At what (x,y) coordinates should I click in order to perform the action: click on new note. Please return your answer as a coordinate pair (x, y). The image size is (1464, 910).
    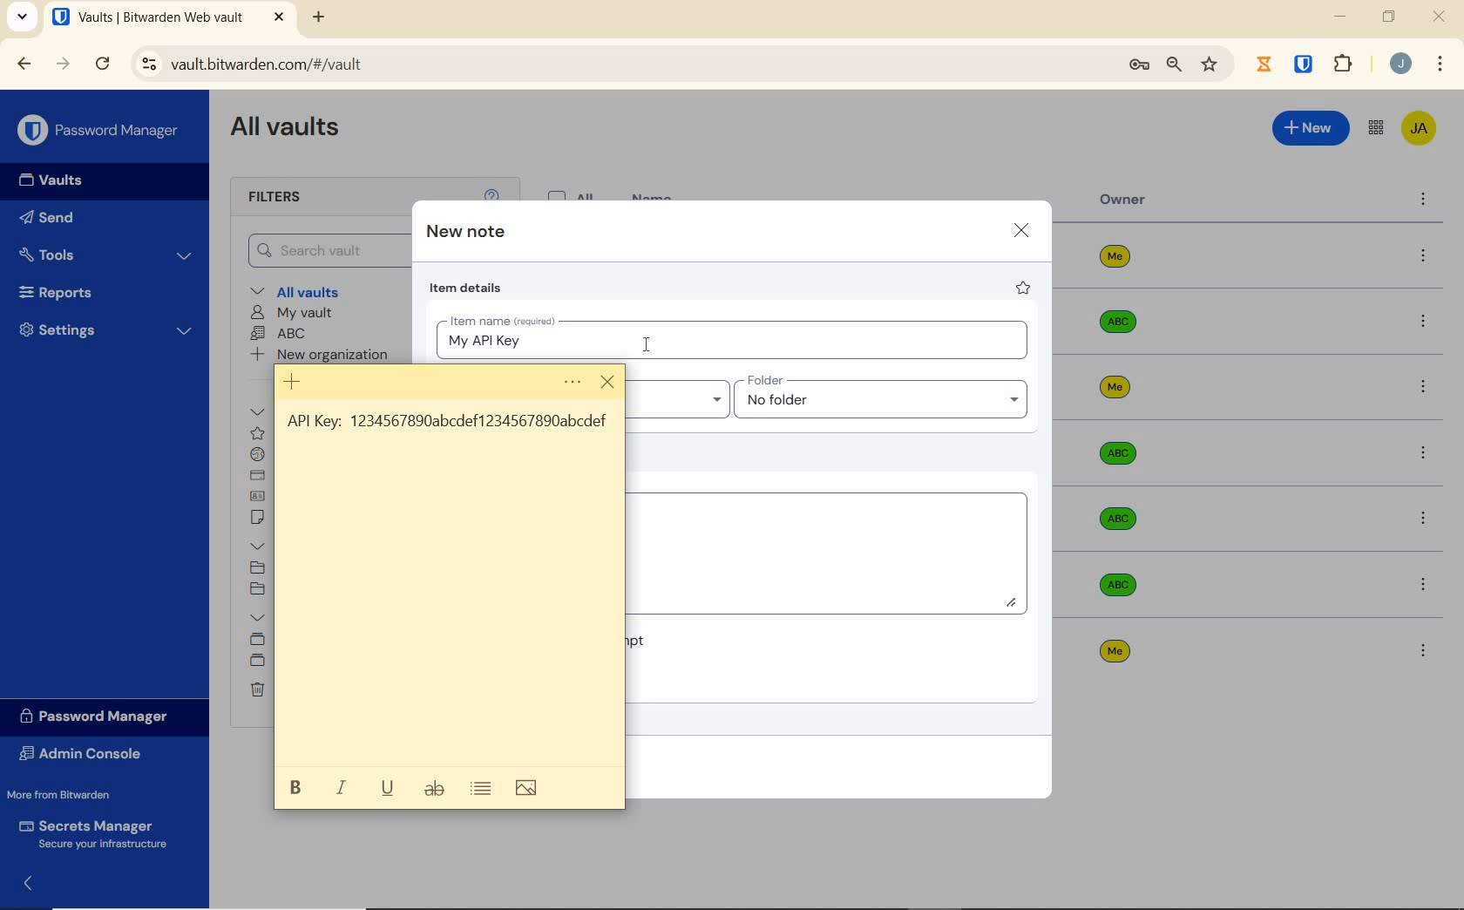
    Looking at the image, I should click on (465, 233).